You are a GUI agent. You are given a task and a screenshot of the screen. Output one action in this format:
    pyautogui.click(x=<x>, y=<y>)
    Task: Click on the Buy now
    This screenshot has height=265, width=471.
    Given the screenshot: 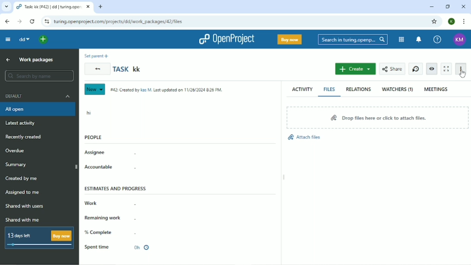 What is the action you would take?
    pyautogui.click(x=289, y=39)
    